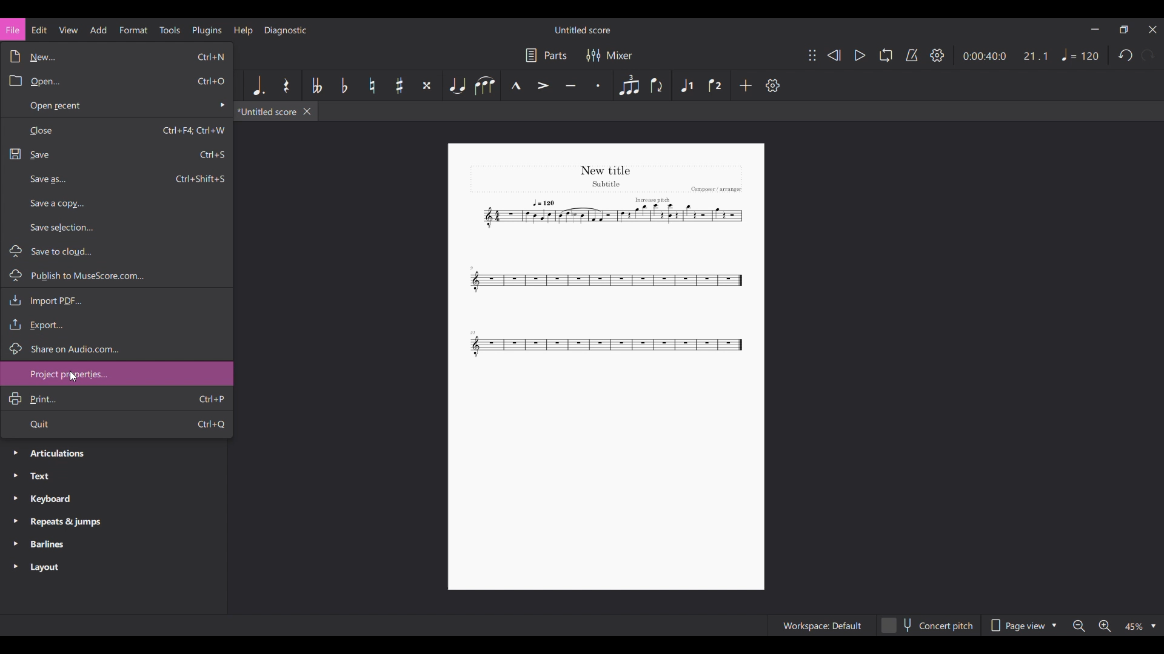 The image size is (1164, 654). Describe the element at coordinates (267, 111) in the screenshot. I see `*Untitled score, current tab` at that location.